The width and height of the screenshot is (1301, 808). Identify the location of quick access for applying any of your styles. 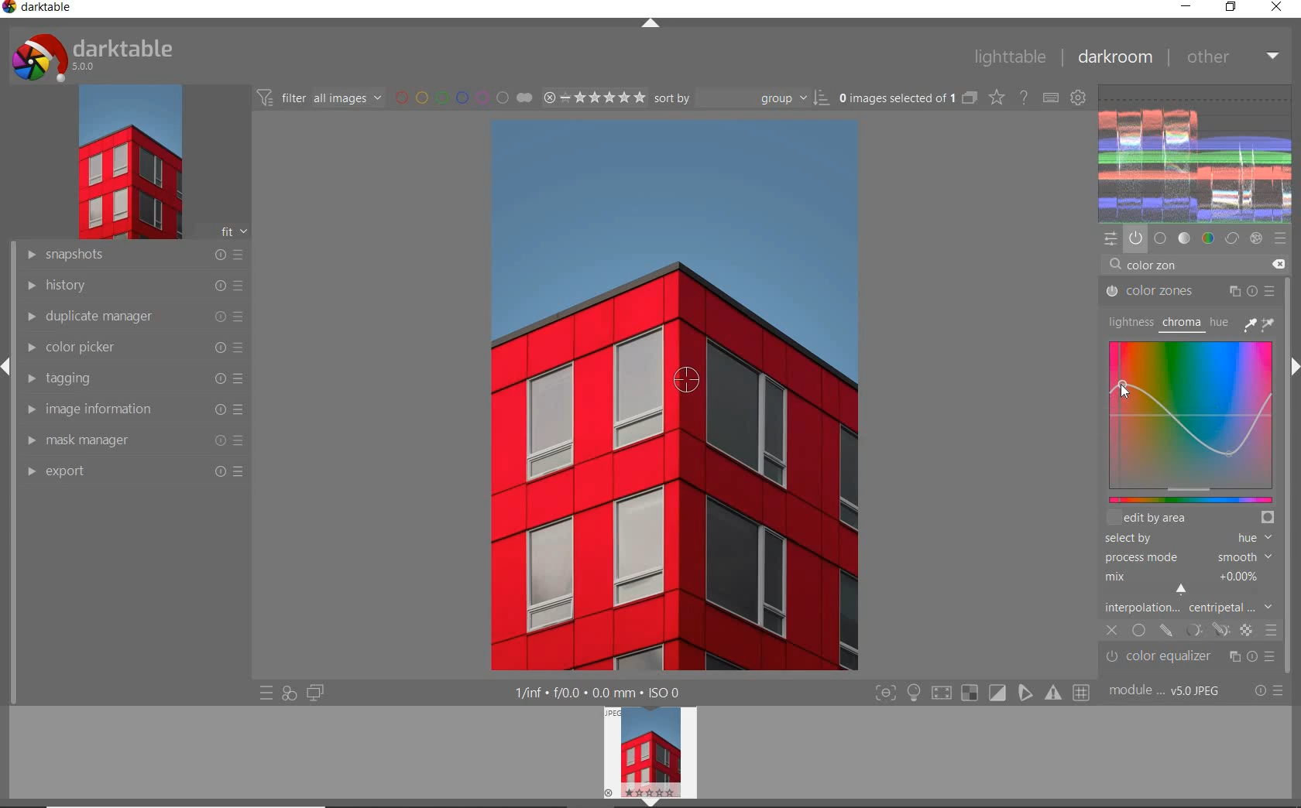
(290, 693).